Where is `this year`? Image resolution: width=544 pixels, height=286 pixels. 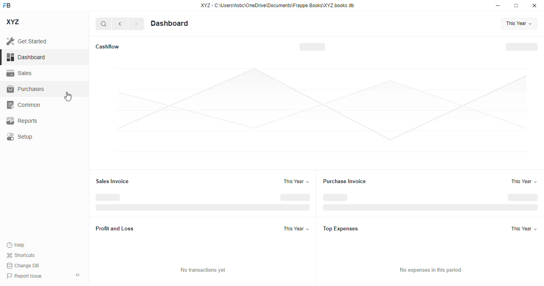
this year is located at coordinates (524, 182).